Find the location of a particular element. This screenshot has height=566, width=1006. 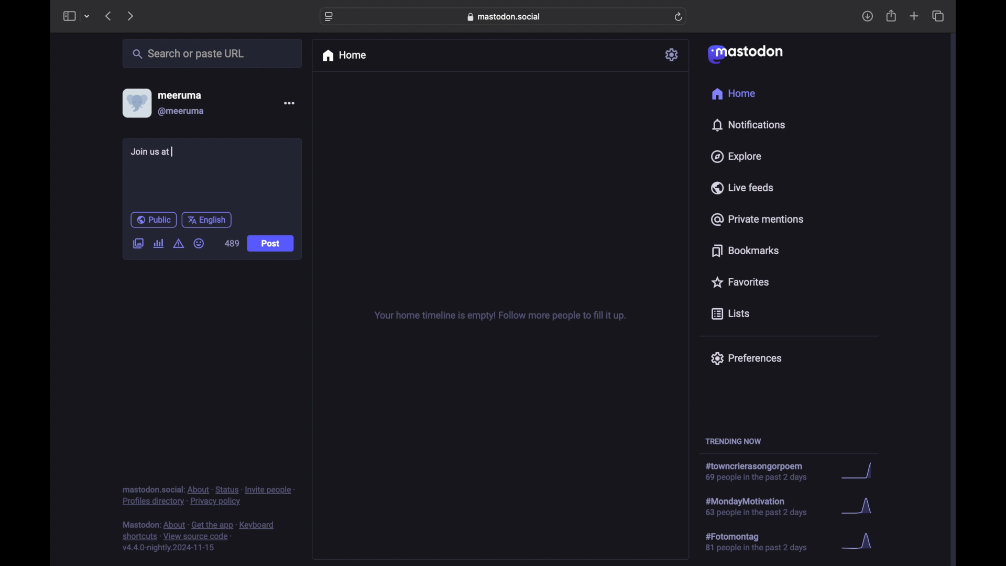

search or paste url is located at coordinates (188, 54).